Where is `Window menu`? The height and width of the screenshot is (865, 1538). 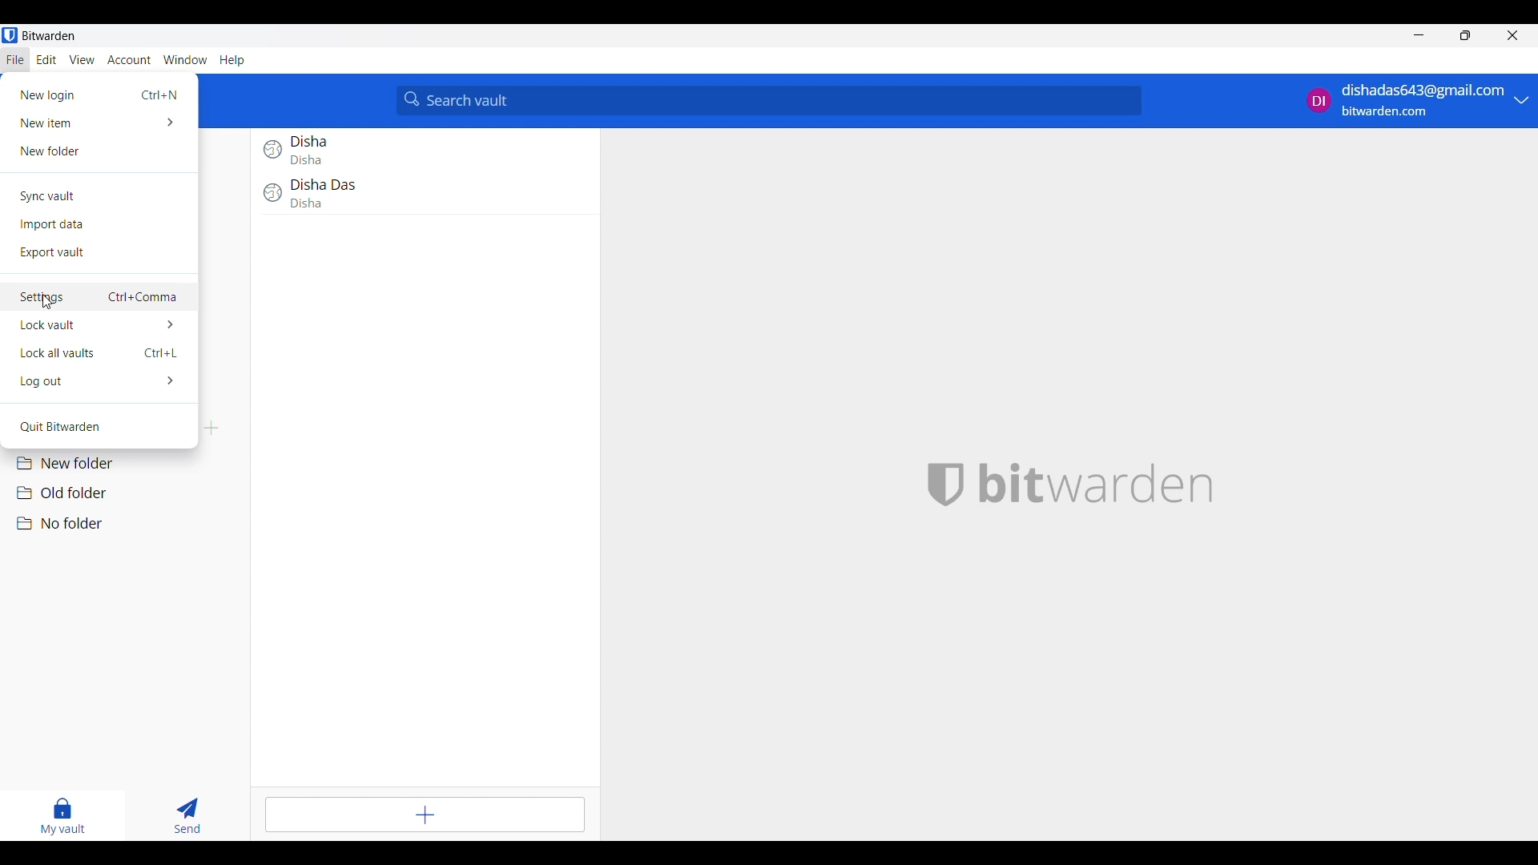
Window menu is located at coordinates (185, 60).